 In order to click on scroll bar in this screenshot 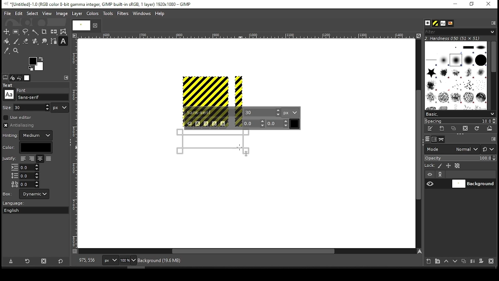, I will do `click(247, 252)`.